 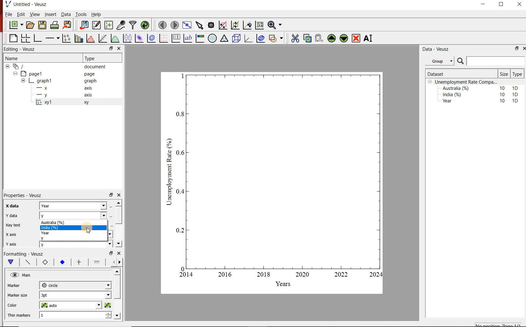 What do you see at coordinates (111, 252) in the screenshot?
I see `minimise` at bounding box center [111, 252].